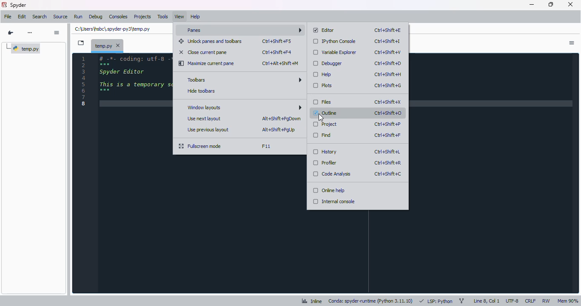 Image resolution: width=581 pixels, height=306 pixels. I want to click on tools, so click(163, 17).